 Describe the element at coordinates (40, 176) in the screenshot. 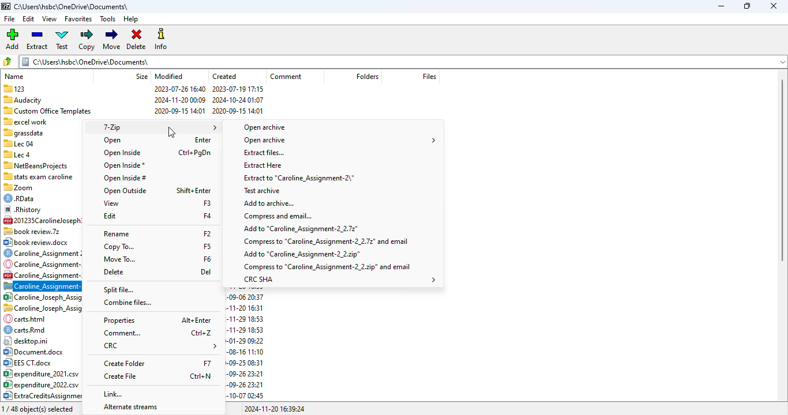

I see `1 stats exam caroline 2022-11-03 02:13 2022-11-03 02:12` at that location.